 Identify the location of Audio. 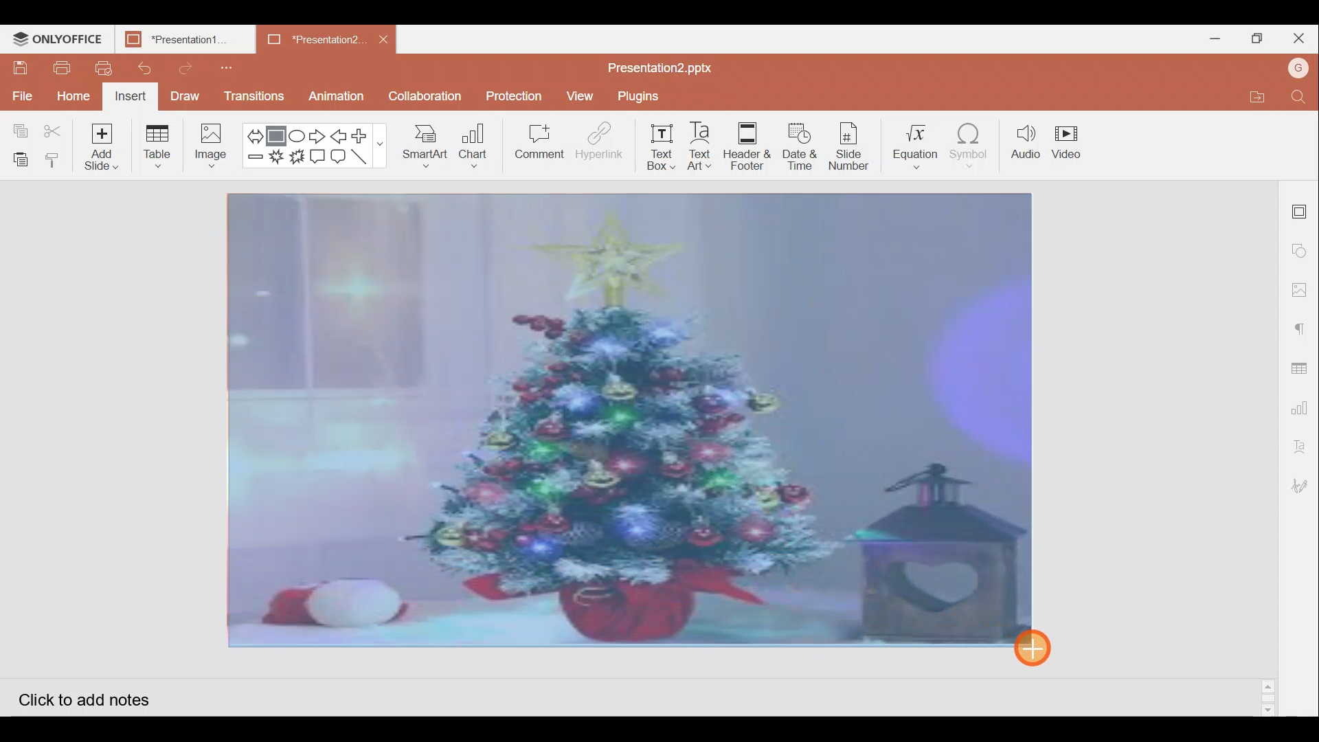
(1026, 144).